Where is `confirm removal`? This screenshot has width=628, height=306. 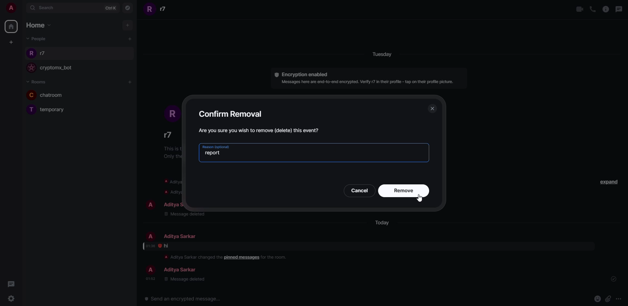
confirm removal is located at coordinates (233, 113).